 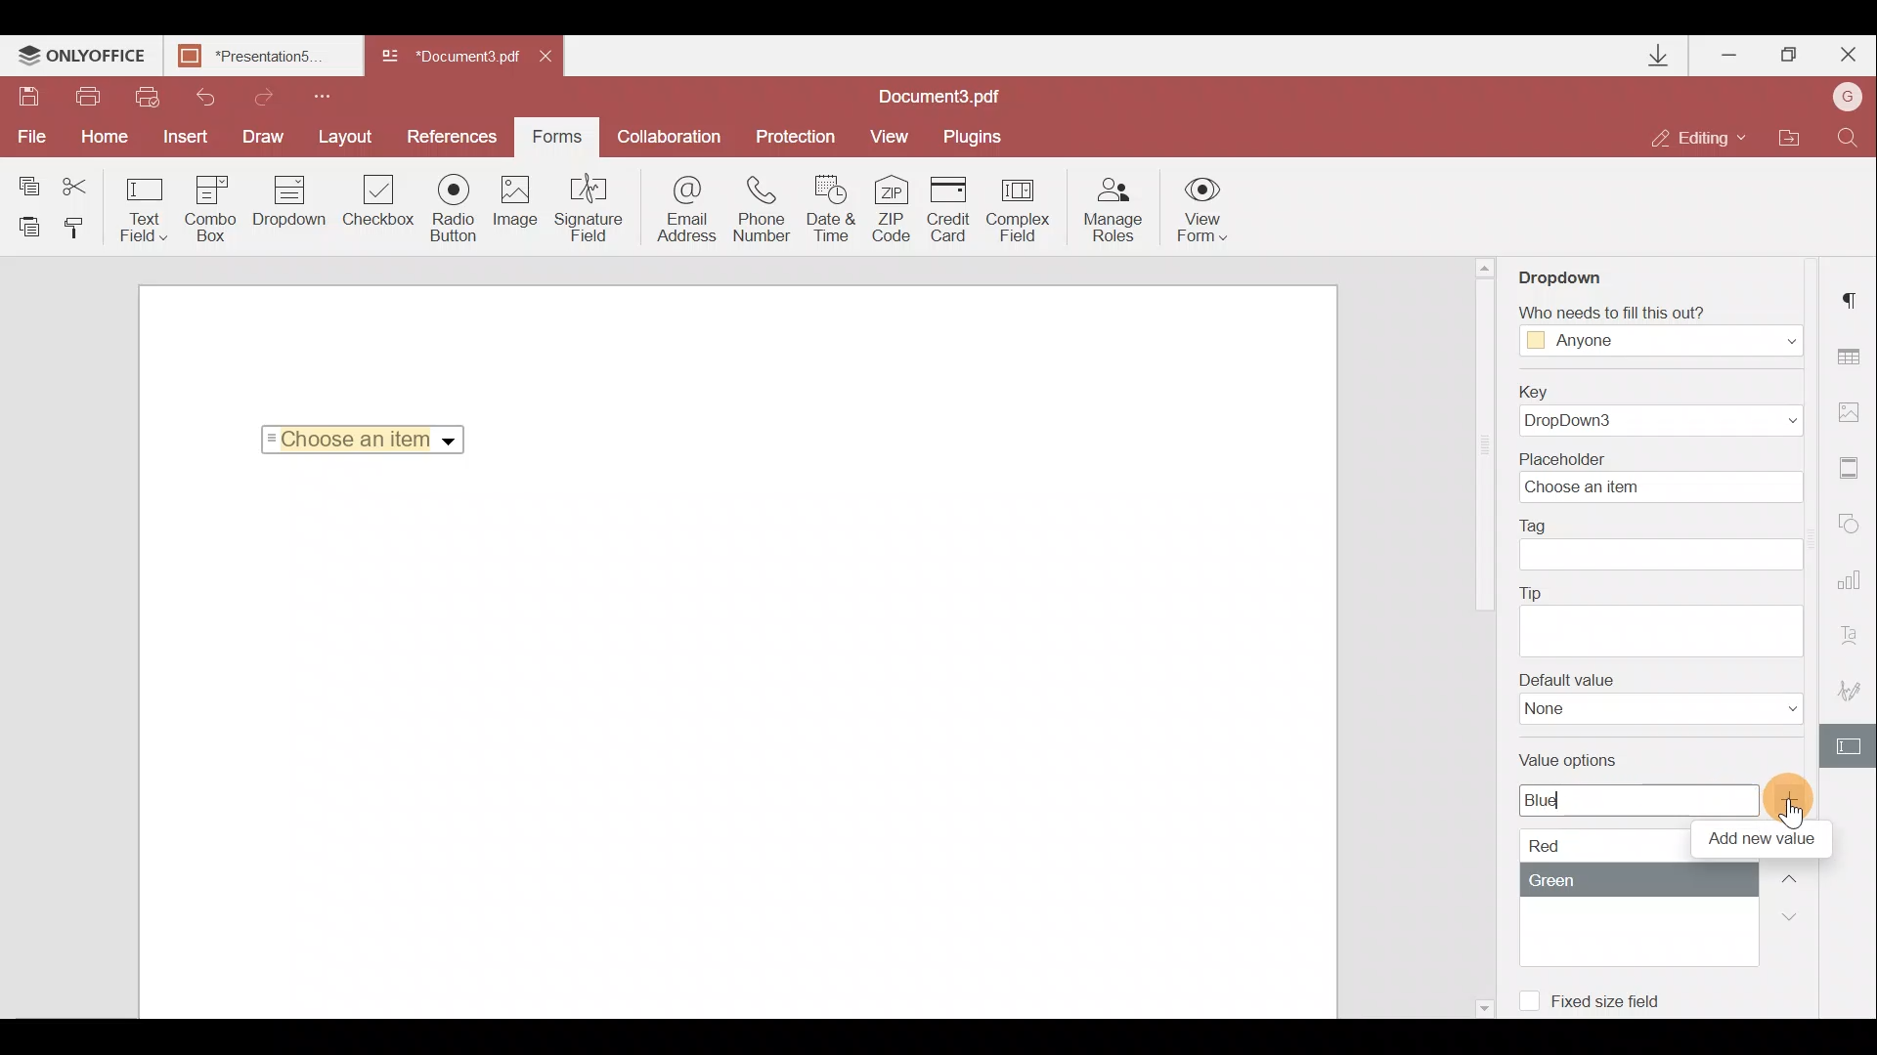 I want to click on Draw, so click(x=268, y=137).